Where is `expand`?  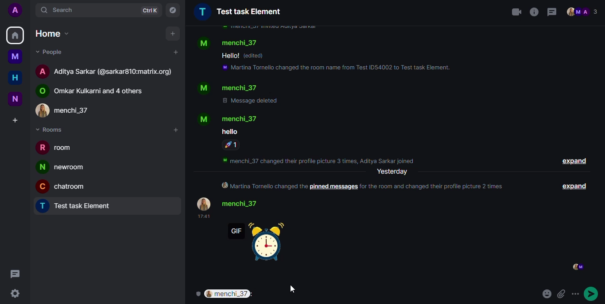 expand is located at coordinates (576, 186).